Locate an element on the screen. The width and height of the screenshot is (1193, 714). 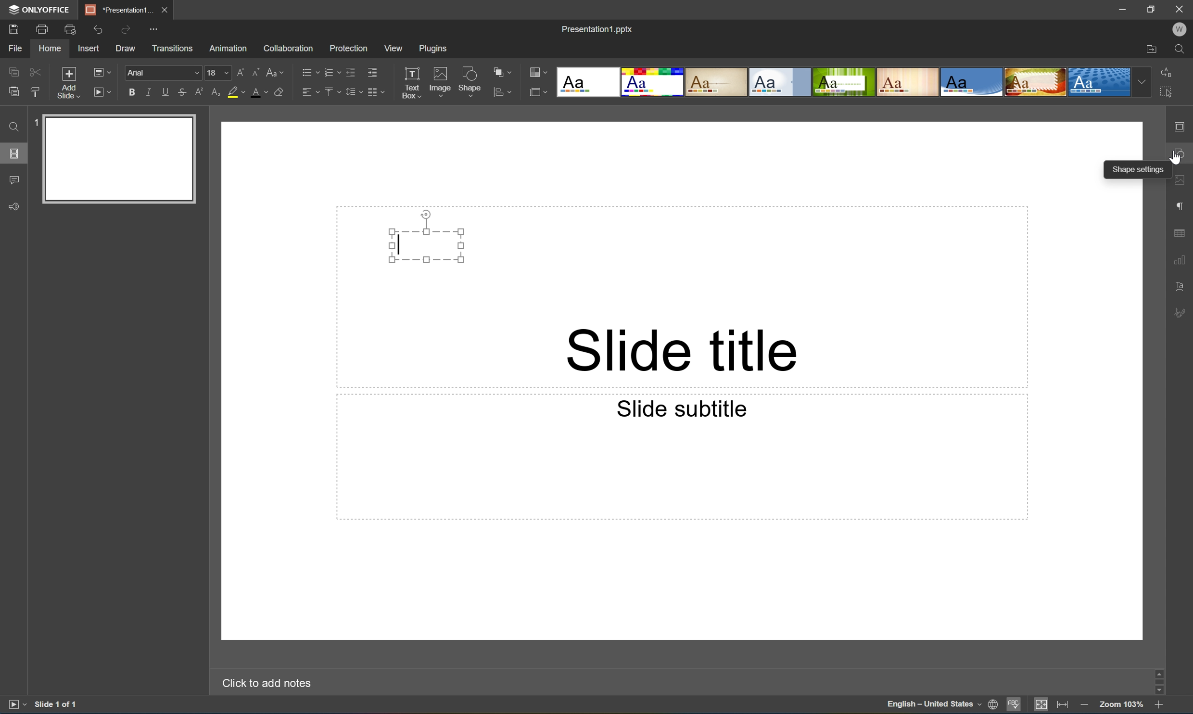
W is located at coordinates (1181, 29).